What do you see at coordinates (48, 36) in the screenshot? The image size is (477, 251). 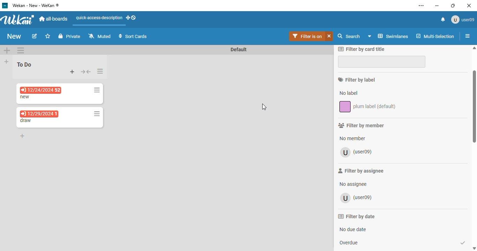 I see `click to star this board` at bounding box center [48, 36].